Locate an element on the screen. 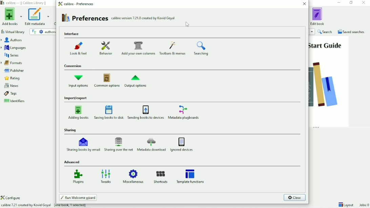 The image size is (370, 208). authors:true is located at coordinates (50, 32).